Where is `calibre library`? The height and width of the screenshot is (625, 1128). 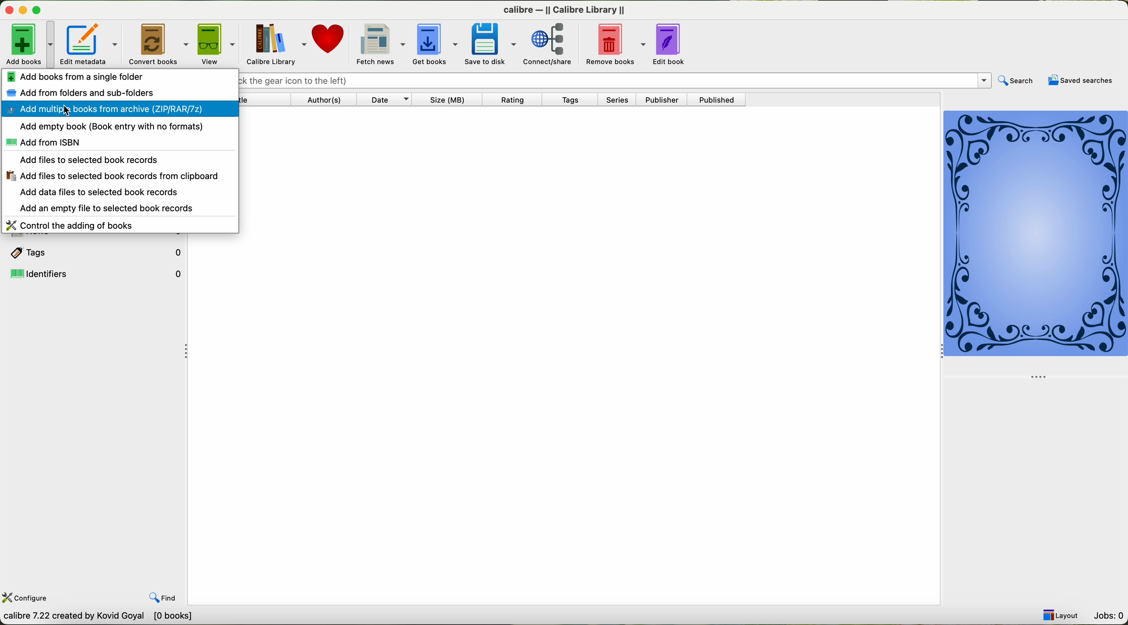 calibre library is located at coordinates (275, 44).